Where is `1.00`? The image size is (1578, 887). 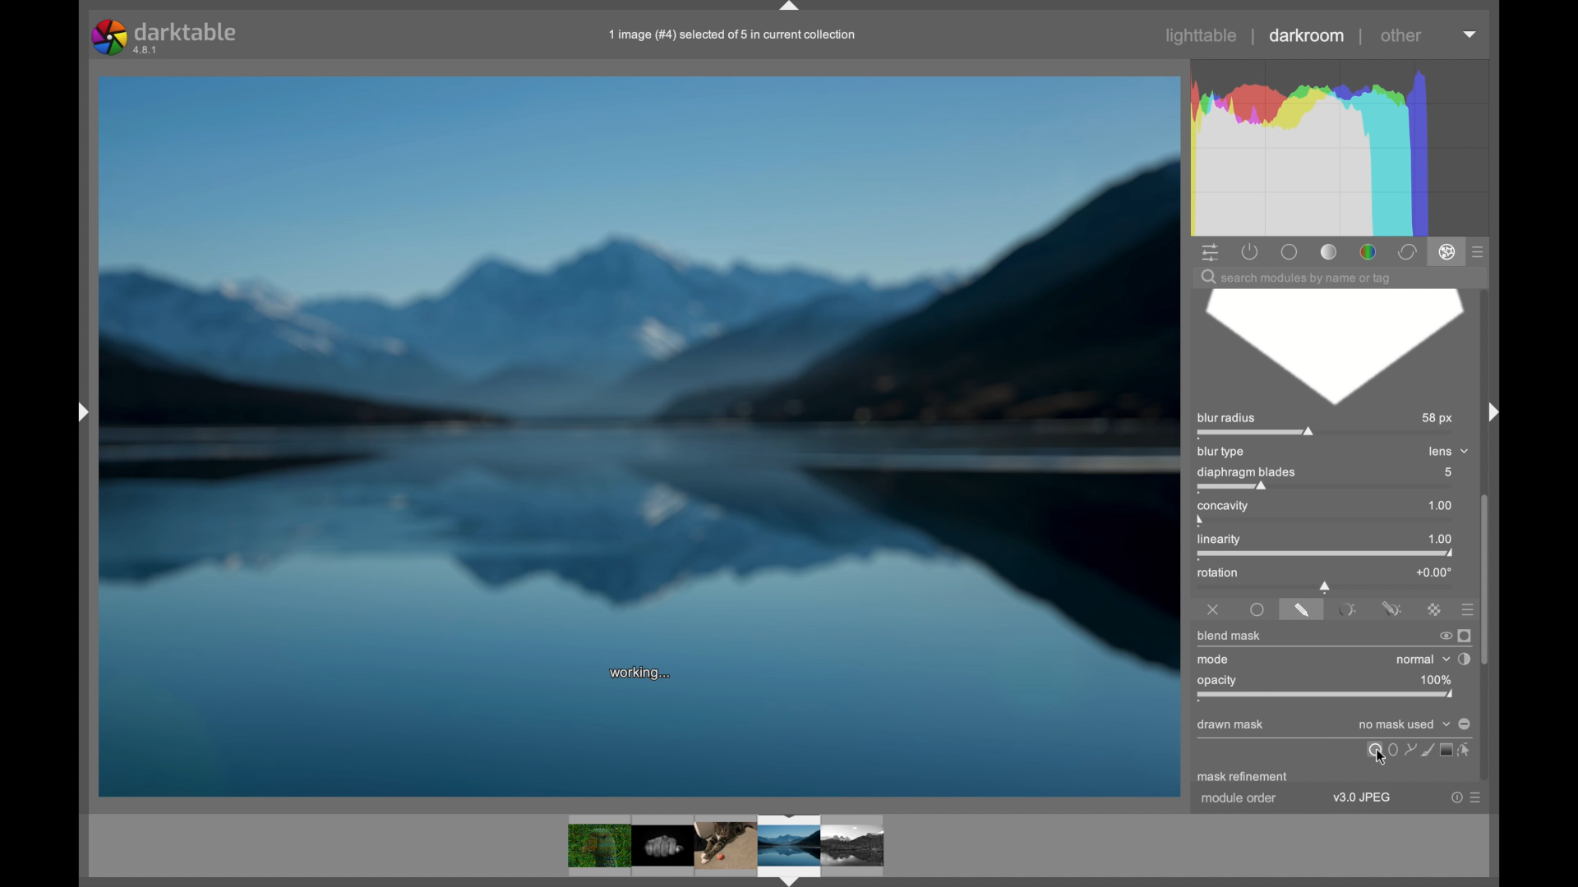 1.00 is located at coordinates (1440, 505).